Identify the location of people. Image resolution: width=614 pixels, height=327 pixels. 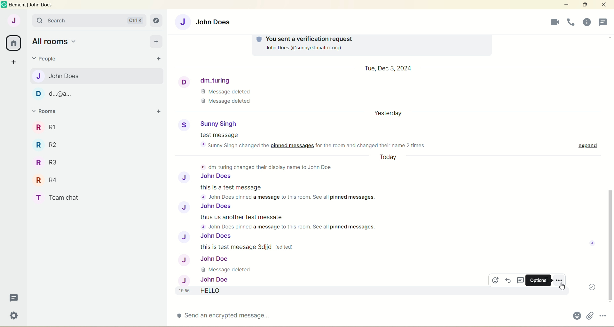
(604, 21).